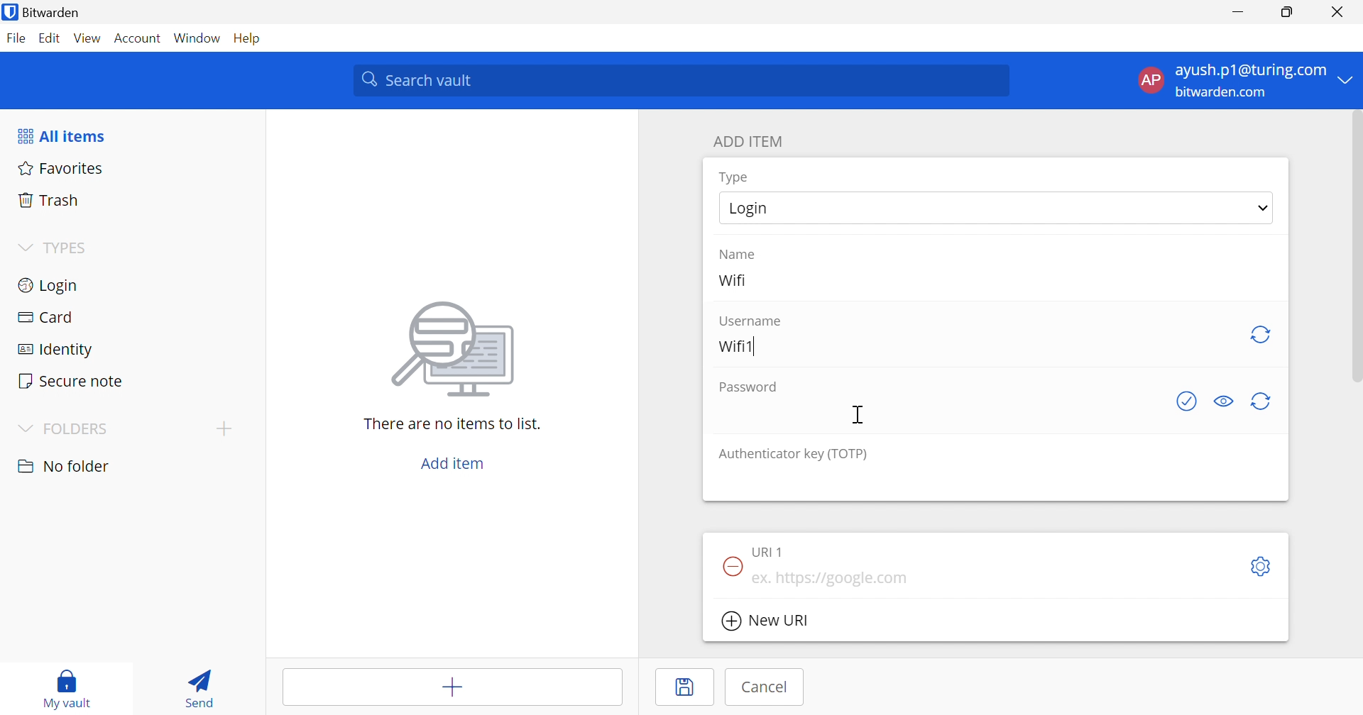 This screenshot has height=715, width=1363. Describe the element at coordinates (752, 386) in the screenshot. I see `Password` at that location.